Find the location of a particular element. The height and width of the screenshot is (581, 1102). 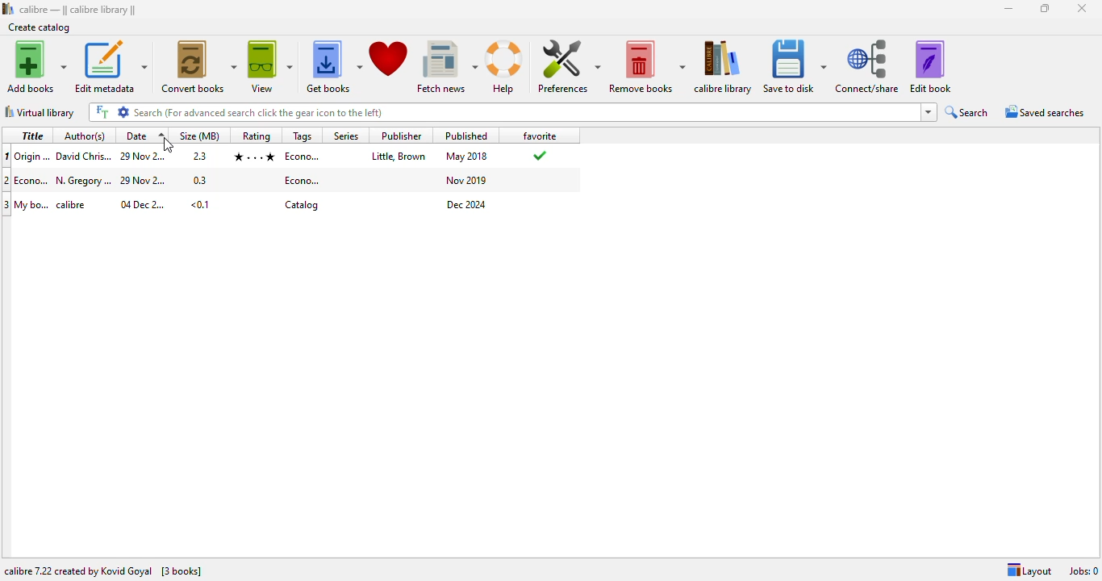

author is located at coordinates (83, 155).